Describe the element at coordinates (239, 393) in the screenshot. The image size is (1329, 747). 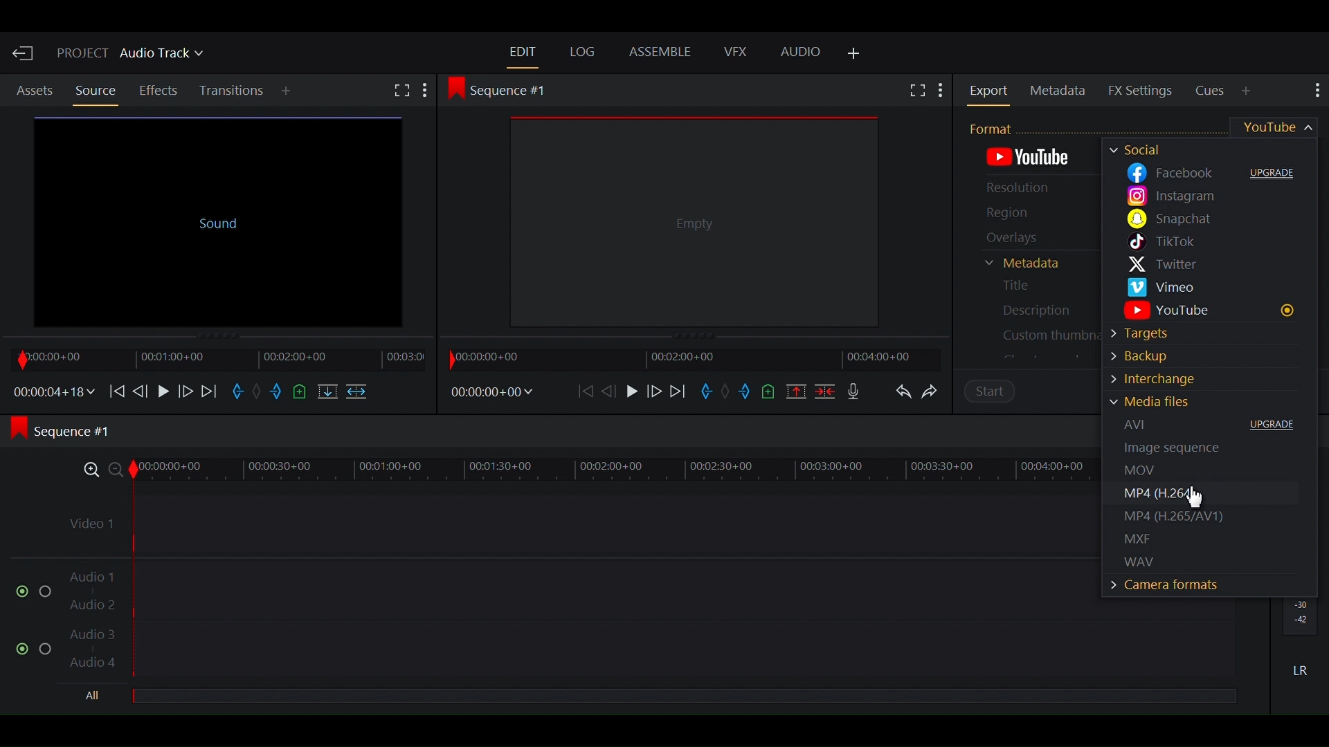
I see `Mark in` at that location.